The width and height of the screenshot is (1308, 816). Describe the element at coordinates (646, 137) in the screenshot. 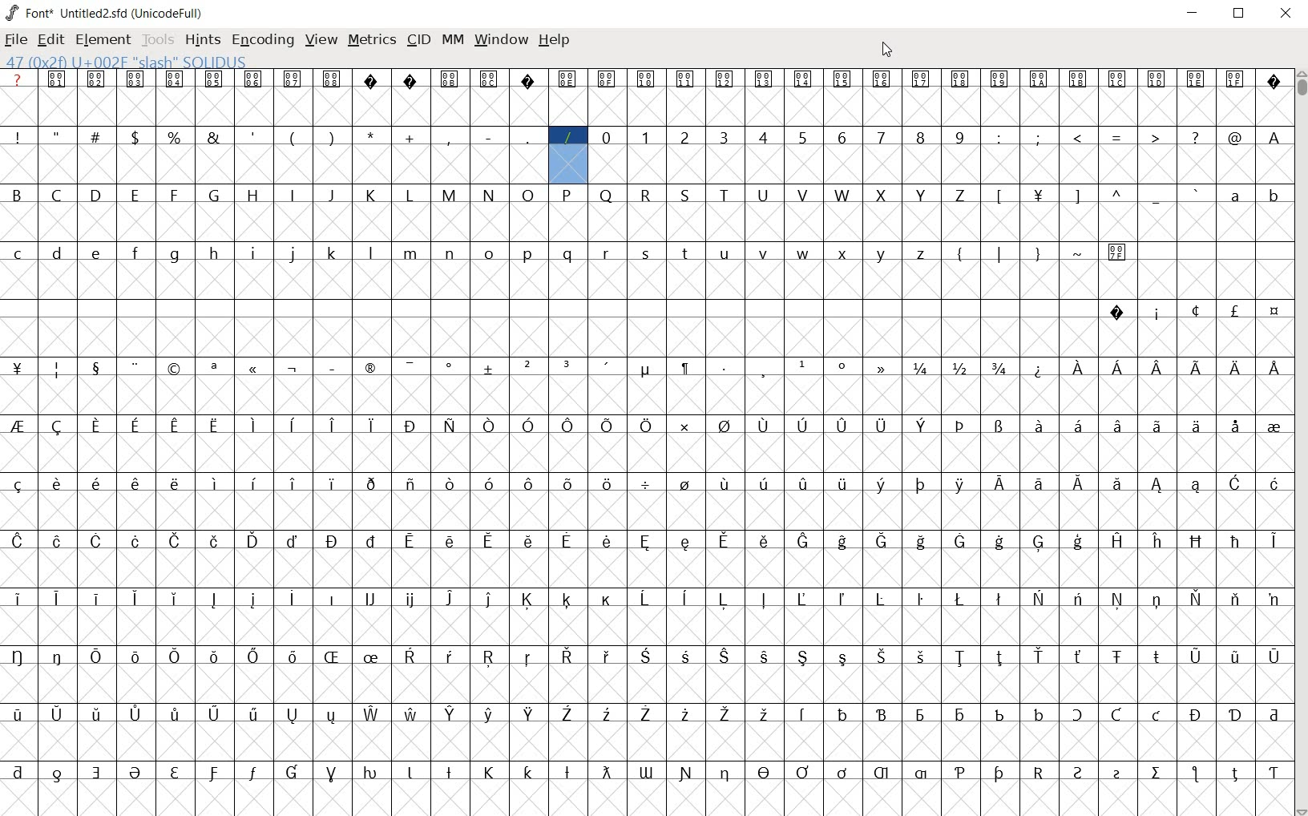

I see `glyph` at that location.